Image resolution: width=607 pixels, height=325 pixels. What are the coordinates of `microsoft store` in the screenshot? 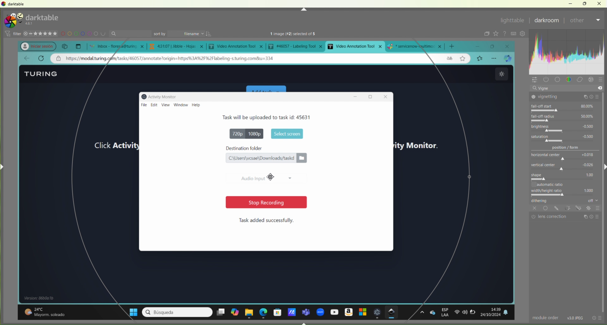 It's located at (277, 311).